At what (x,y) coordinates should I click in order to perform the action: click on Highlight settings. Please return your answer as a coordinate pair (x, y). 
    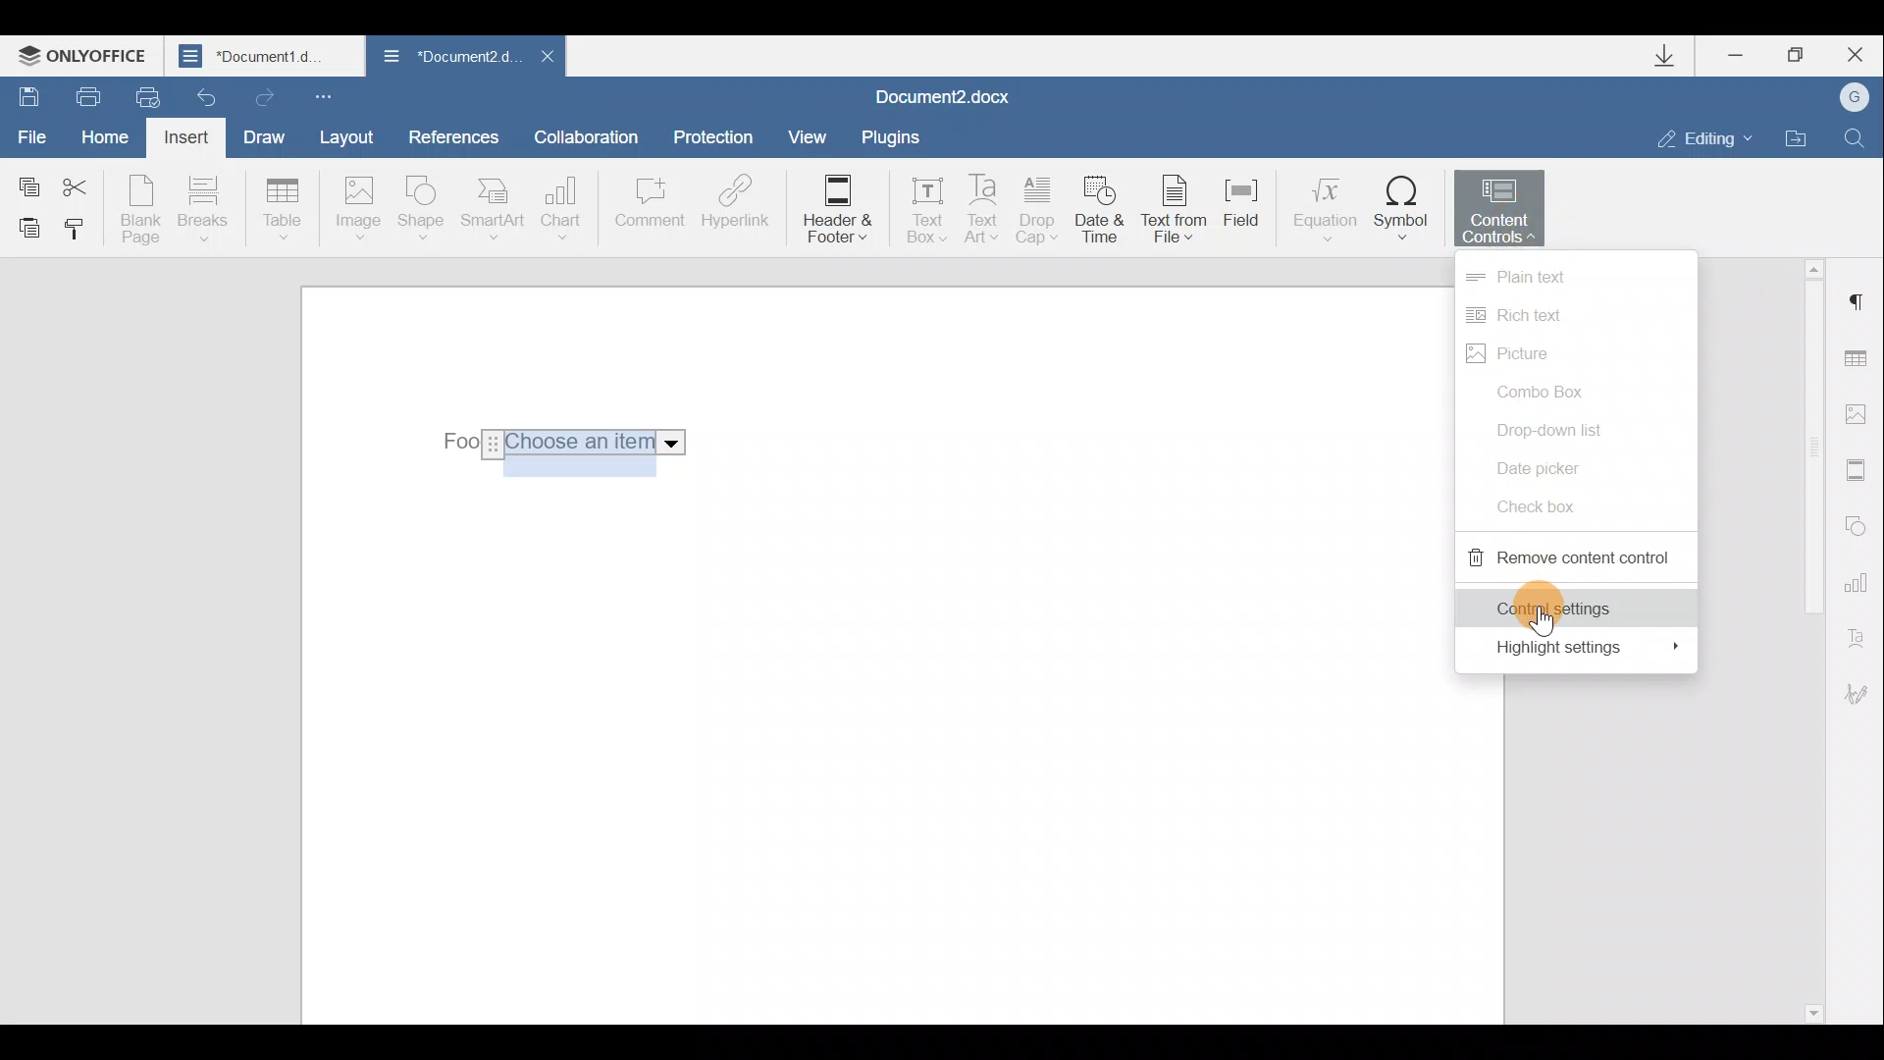
    Looking at the image, I should click on (1578, 648).